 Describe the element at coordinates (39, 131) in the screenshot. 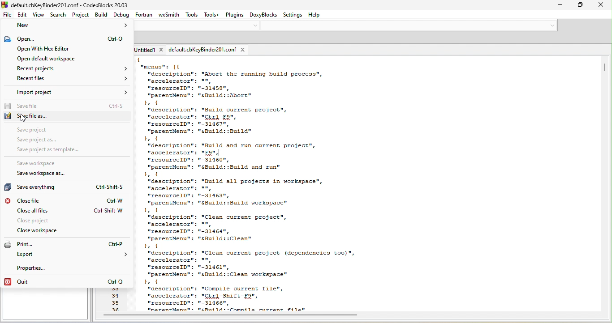

I see `save project` at that location.